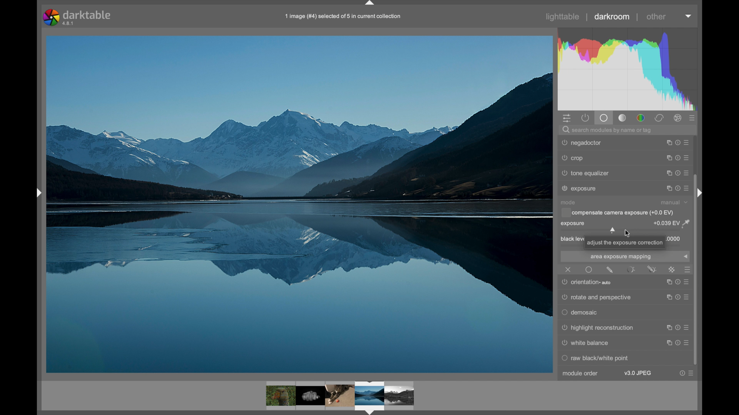 The width and height of the screenshot is (739, 415). I want to click on base, so click(605, 118).